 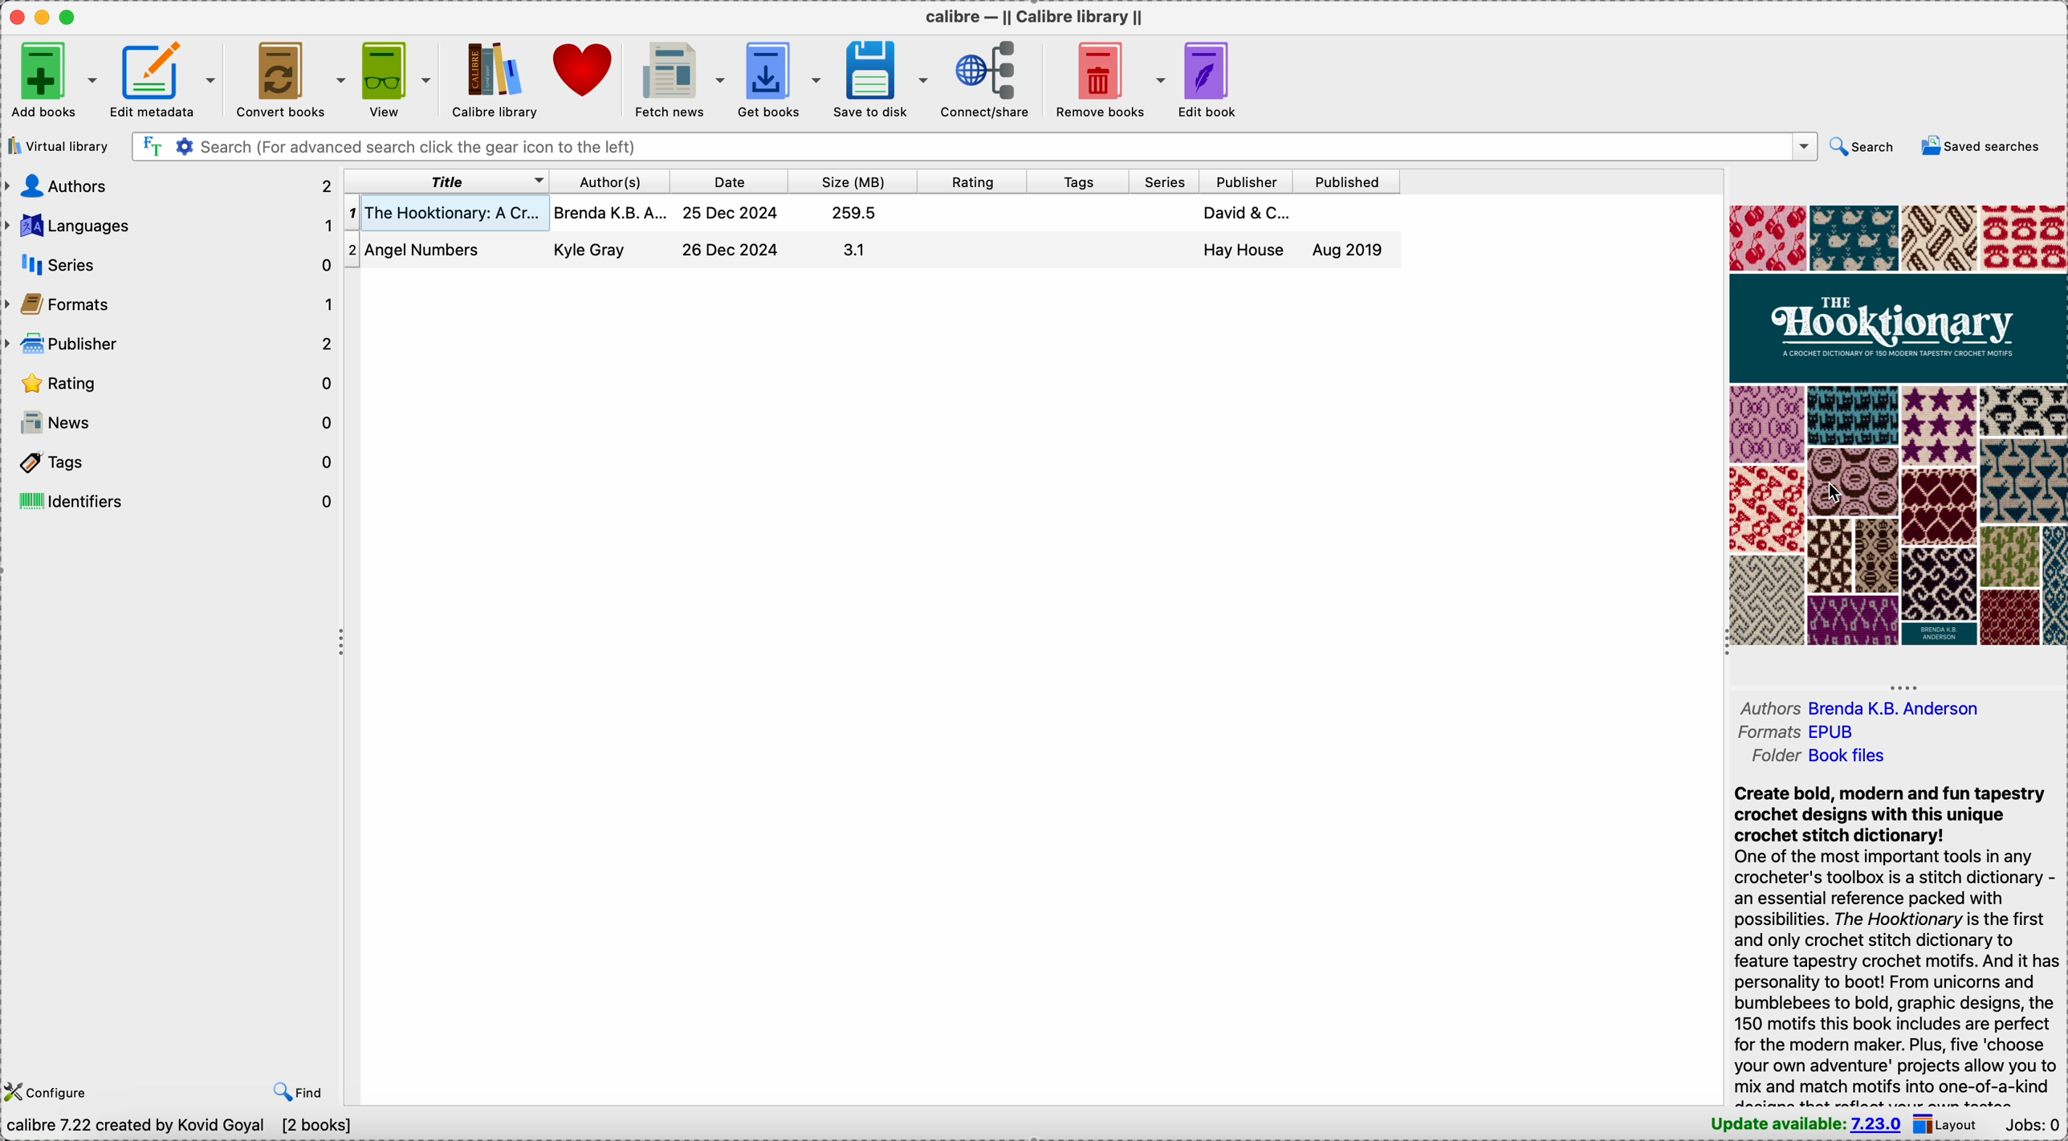 What do you see at coordinates (400, 77) in the screenshot?
I see `view` at bounding box center [400, 77].